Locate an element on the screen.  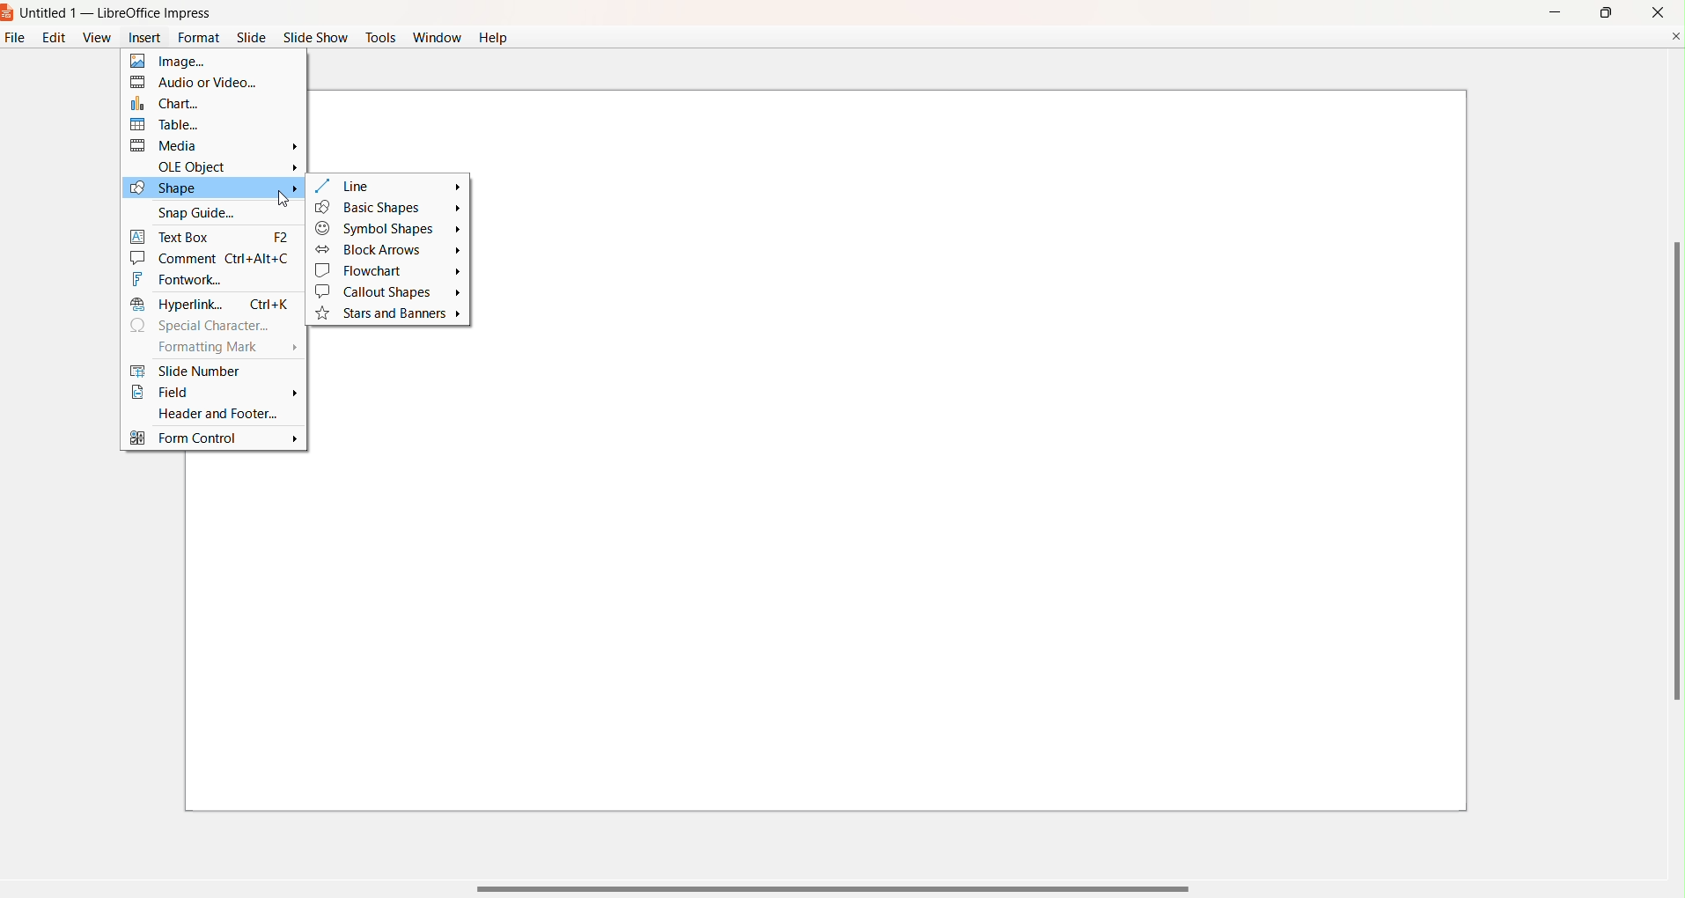
Table is located at coordinates (203, 124).